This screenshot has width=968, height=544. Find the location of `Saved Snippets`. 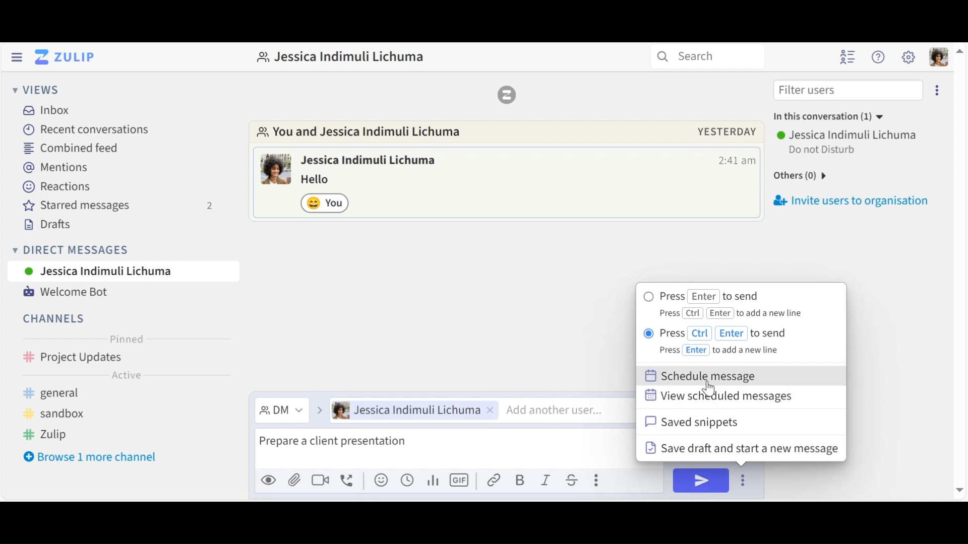

Saved Snippets is located at coordinates (693, 422).